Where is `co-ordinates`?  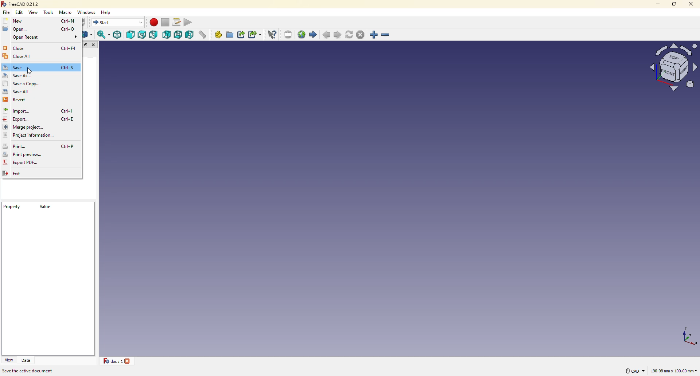 co-ordinates is located at coordinates (684, 336).